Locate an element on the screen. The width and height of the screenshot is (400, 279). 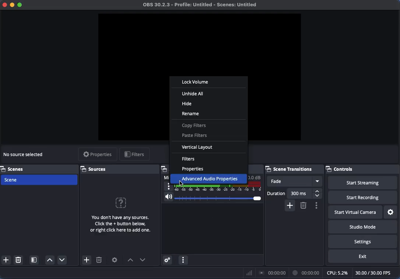
Delete is located at coordinates (99, 261).